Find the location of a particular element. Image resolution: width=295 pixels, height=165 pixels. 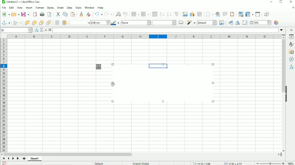

Row headings is located at coordinates (3, 95).